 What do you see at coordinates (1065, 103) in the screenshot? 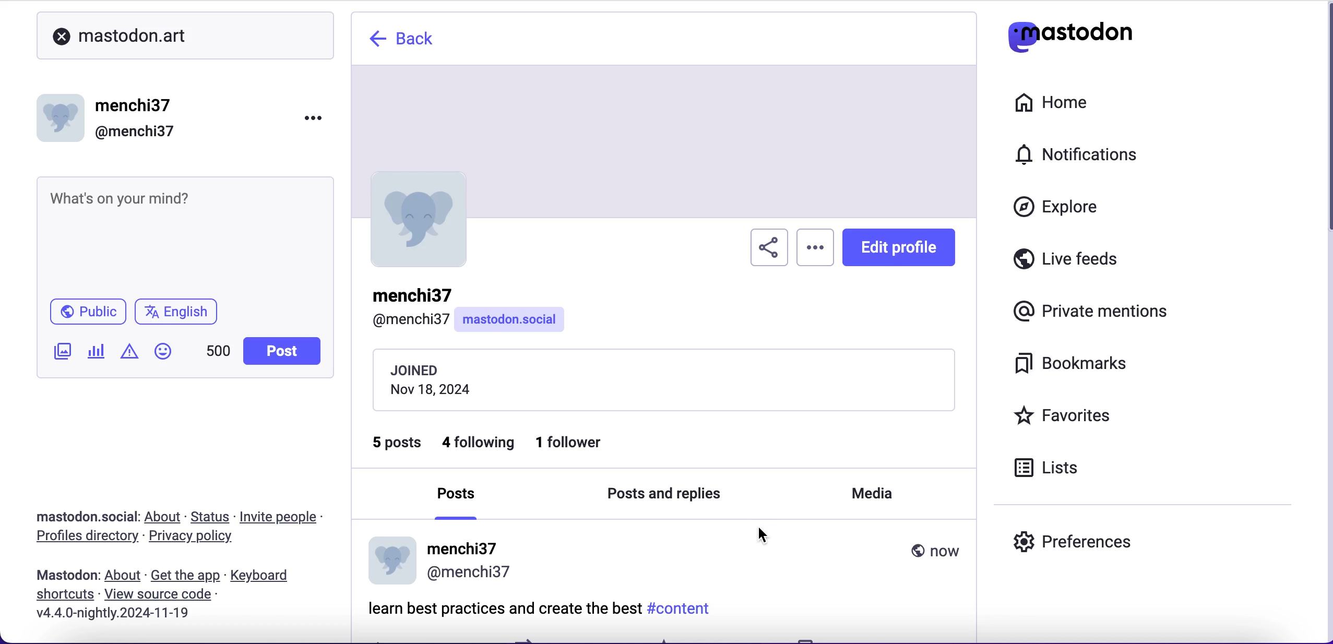
I see `home` at bounding box center [1065, 103].